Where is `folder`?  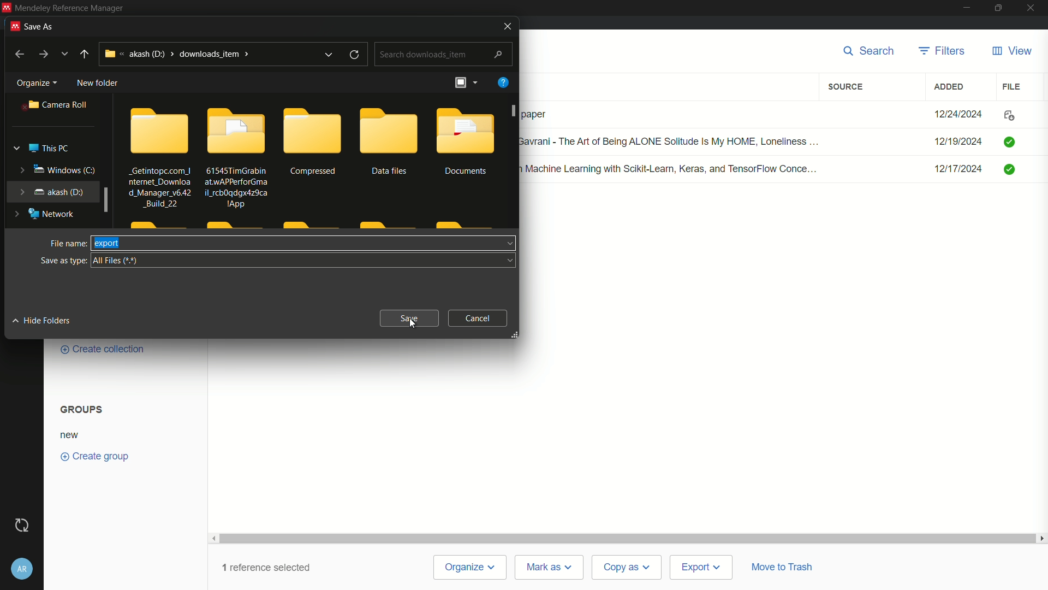
folder is located at coordinates (389, 131).